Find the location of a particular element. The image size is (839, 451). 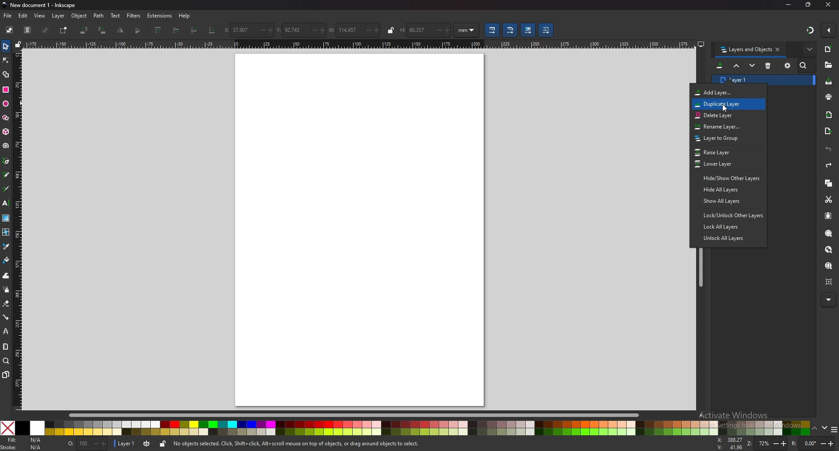

rotate 90 degree ccw is located at coordinates (84, 31).